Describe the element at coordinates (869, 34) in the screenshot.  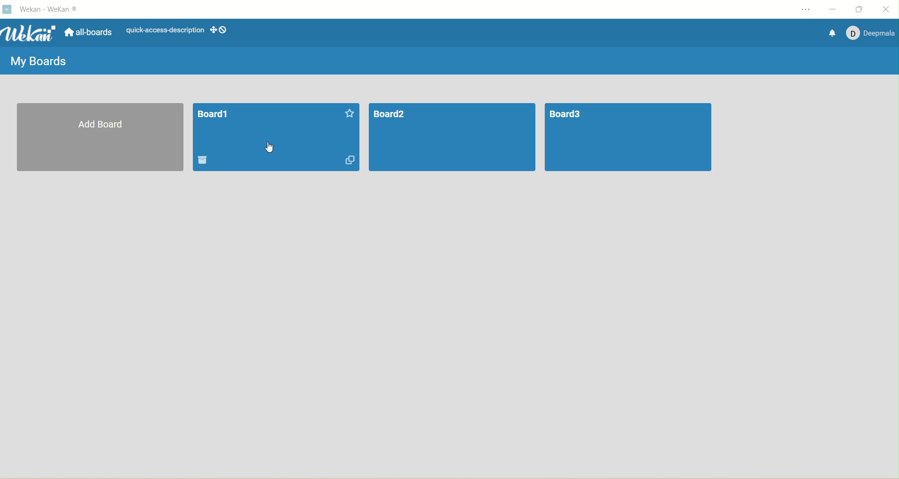
I see `account` at that location.